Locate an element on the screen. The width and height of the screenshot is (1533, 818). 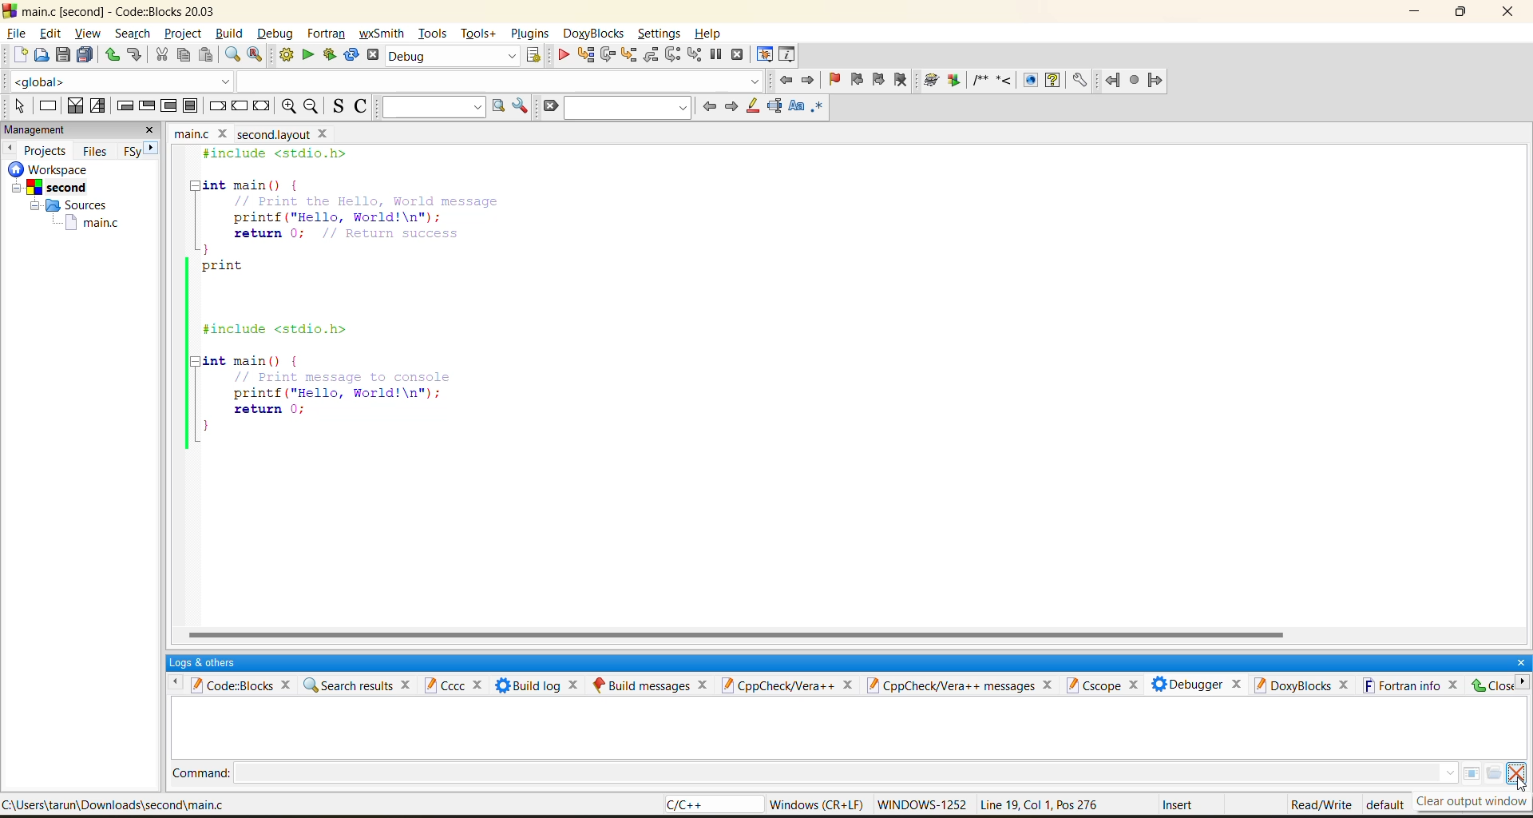
cppcheck/vera++ messages is located at coordinates (964, 685).